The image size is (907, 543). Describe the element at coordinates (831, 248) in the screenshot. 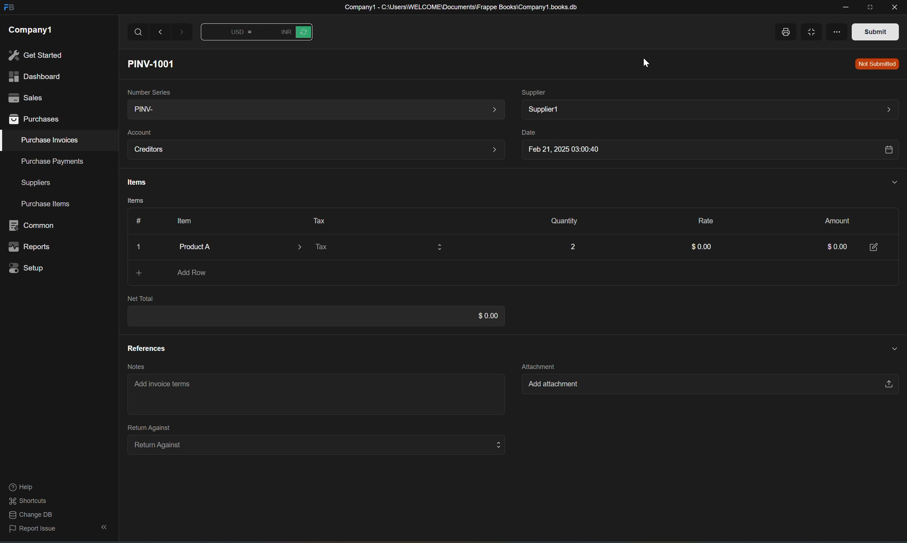

I see `0.00` at that location.